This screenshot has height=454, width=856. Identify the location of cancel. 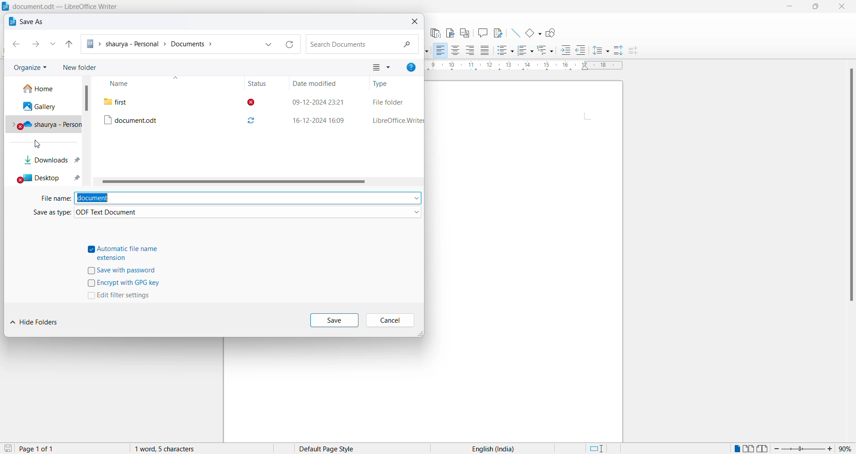
(390, 321).